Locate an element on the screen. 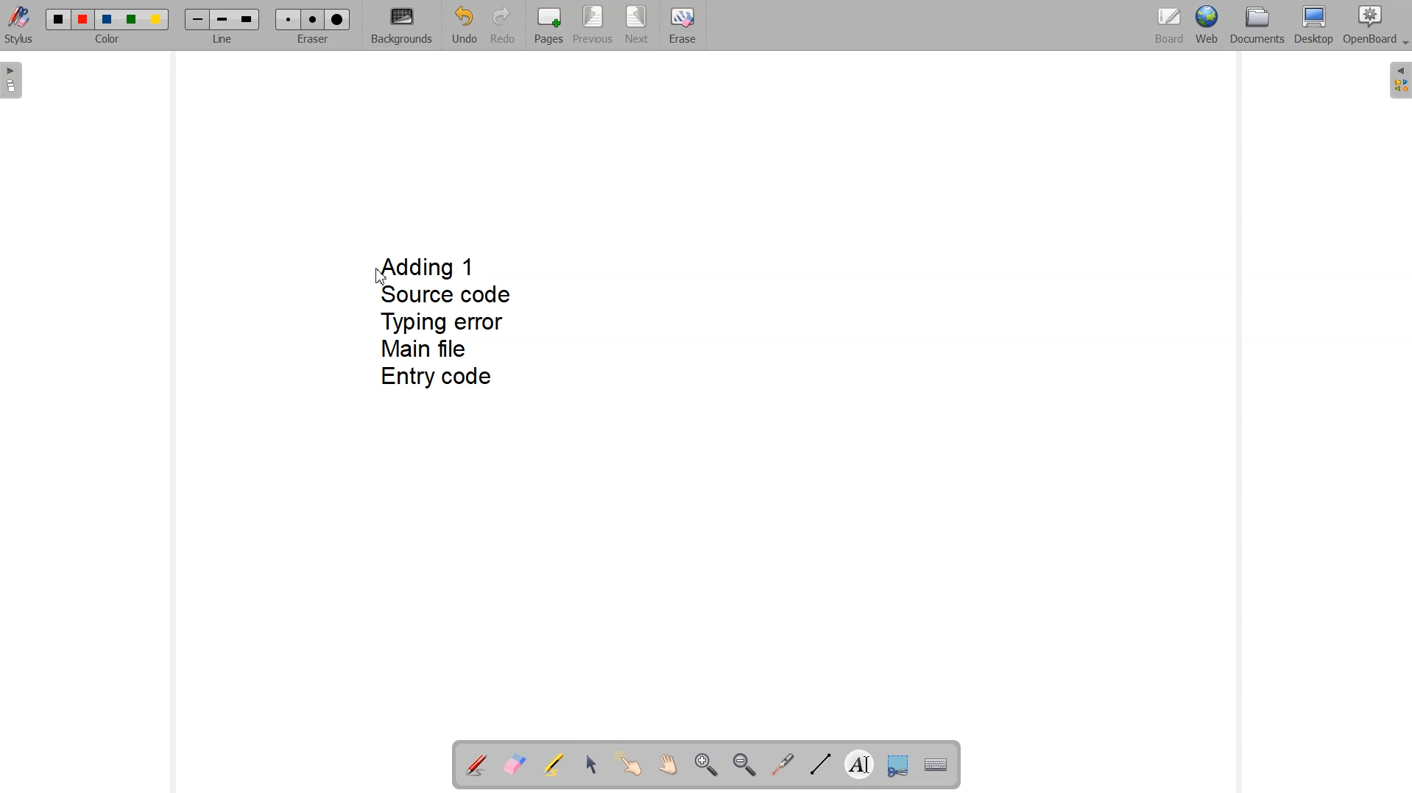 This screenshot has width=1412, height=793. Erase annotation is located at coordinates (515, 764).